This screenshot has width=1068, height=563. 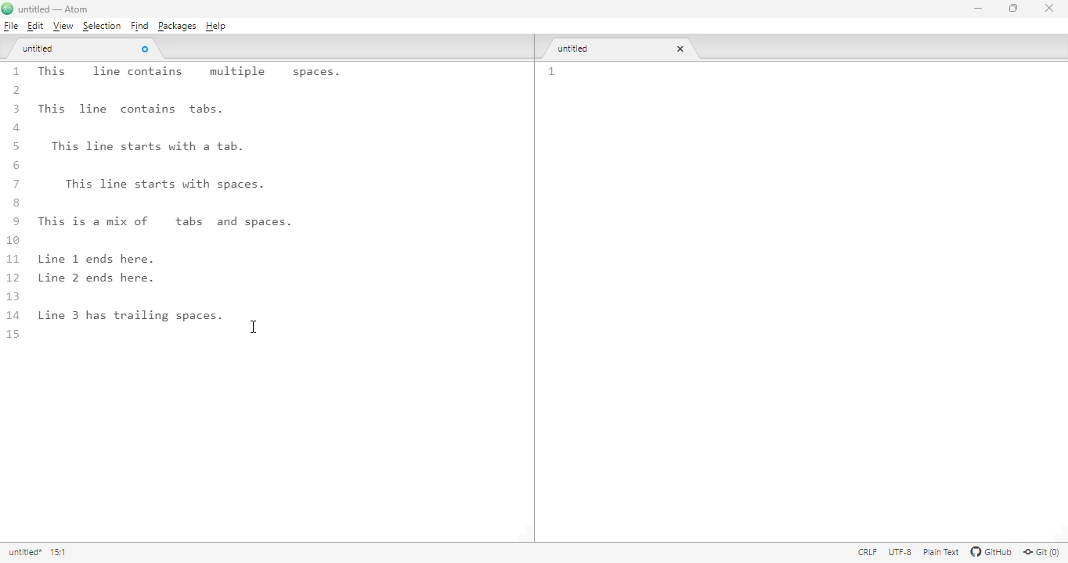 I want to click on view, so click(x=63, y=27).